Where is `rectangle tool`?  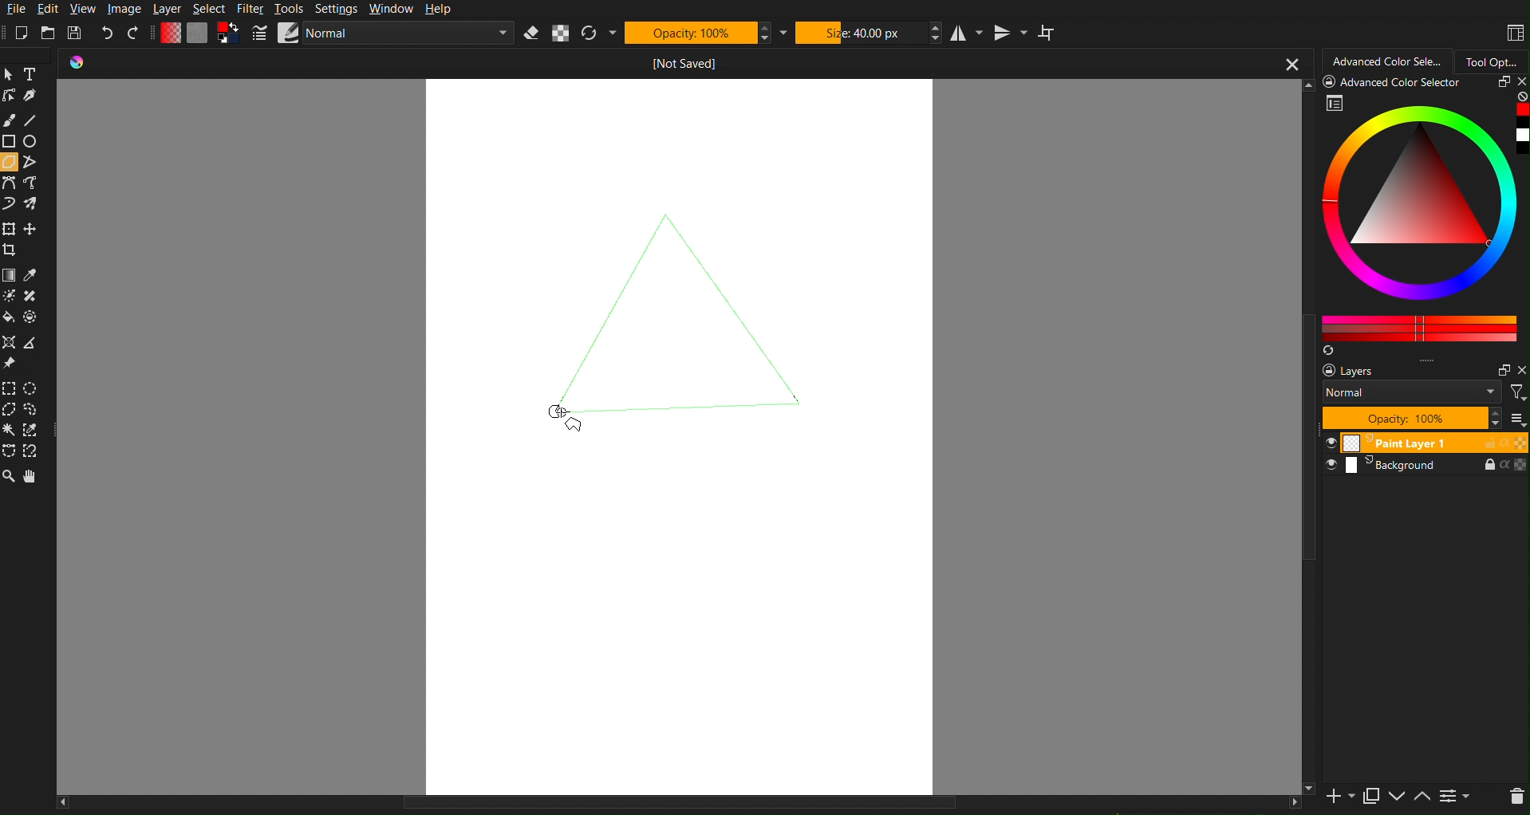
rectangle tool is located at coordinates (10, 141).